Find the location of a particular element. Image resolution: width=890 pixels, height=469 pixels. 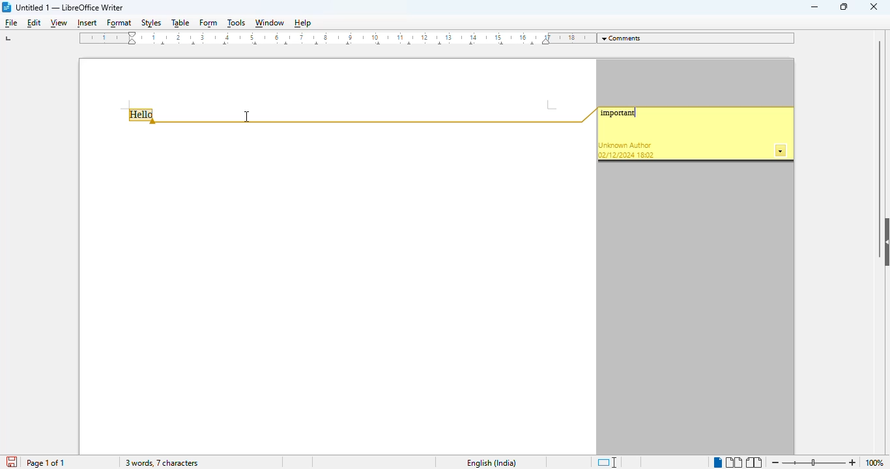

single-page view is located at coordinates (717, 463).